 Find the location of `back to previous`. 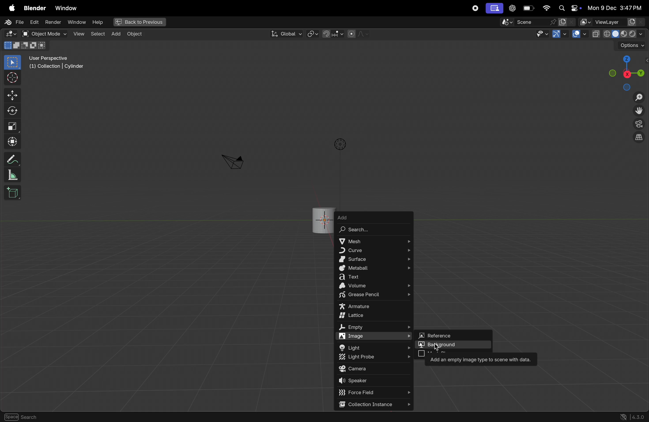

back to previous is located at coordinates (139, 21).